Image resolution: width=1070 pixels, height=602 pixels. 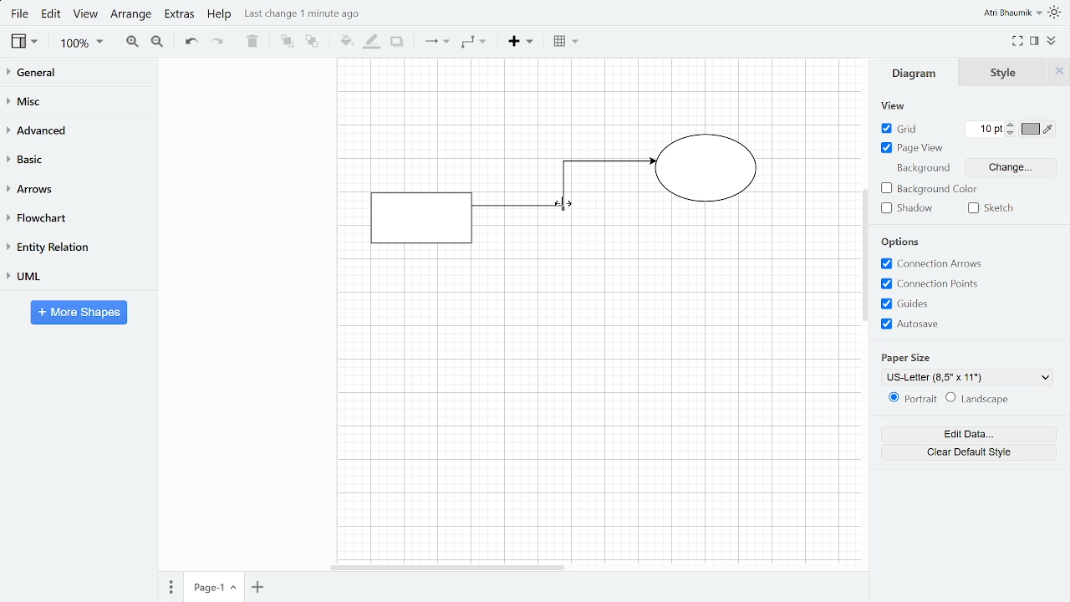 What do you see at coordinates (75, 276) in the screenshot?
I see `UML` at bounding box center [75, 276].